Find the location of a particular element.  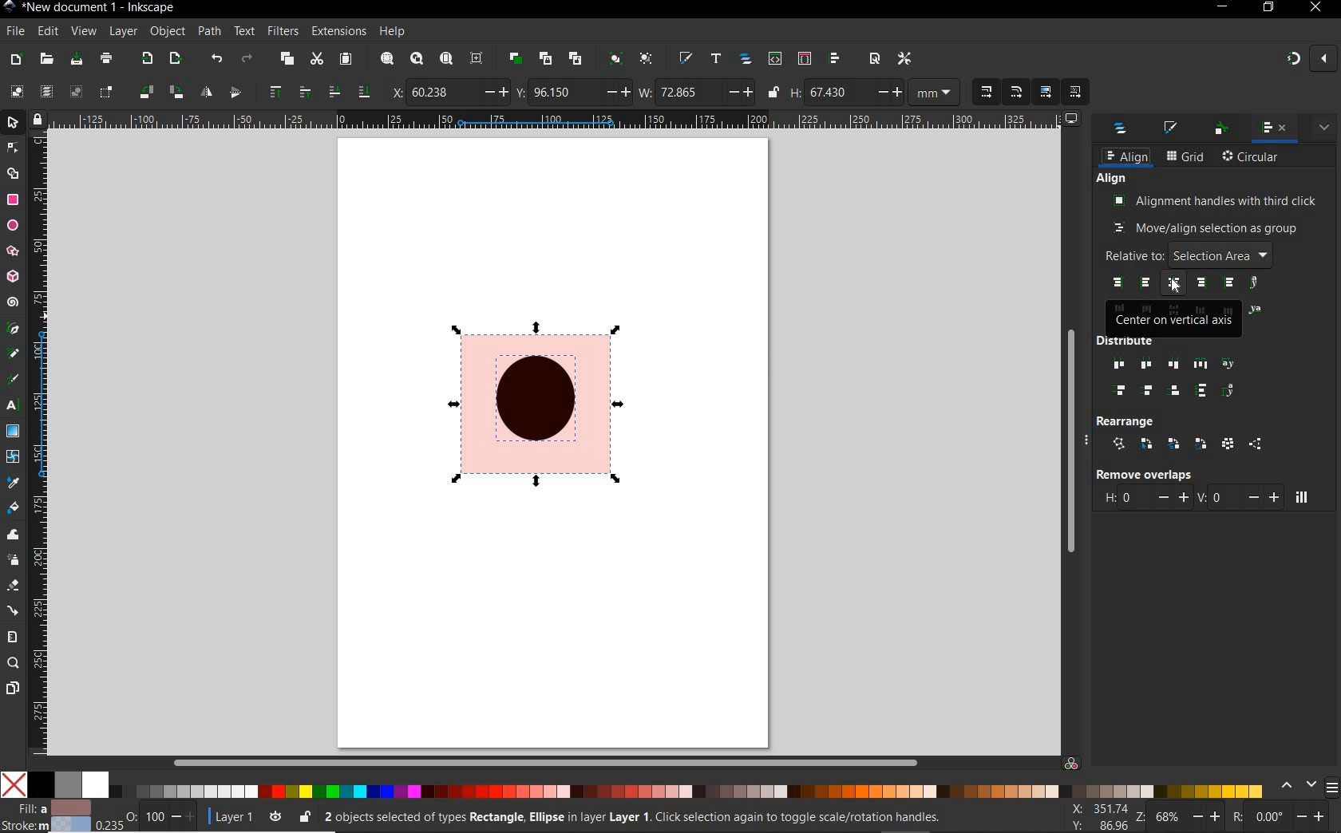

layer 1 is located at coordinates (247, 815).